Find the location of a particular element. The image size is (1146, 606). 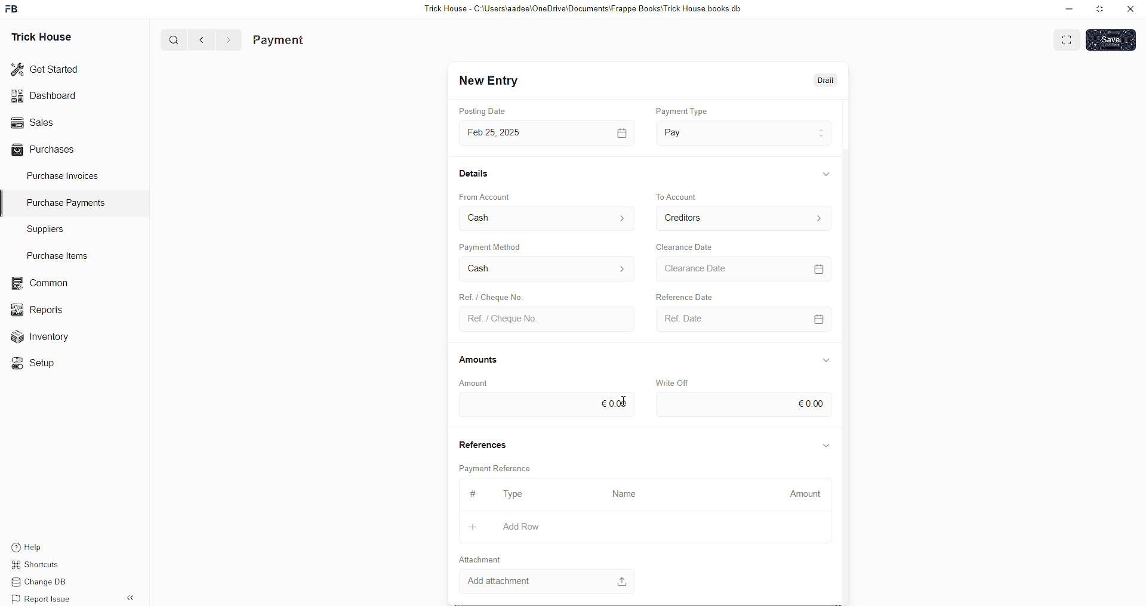

Posting Date is located at coordinates (478, 111).